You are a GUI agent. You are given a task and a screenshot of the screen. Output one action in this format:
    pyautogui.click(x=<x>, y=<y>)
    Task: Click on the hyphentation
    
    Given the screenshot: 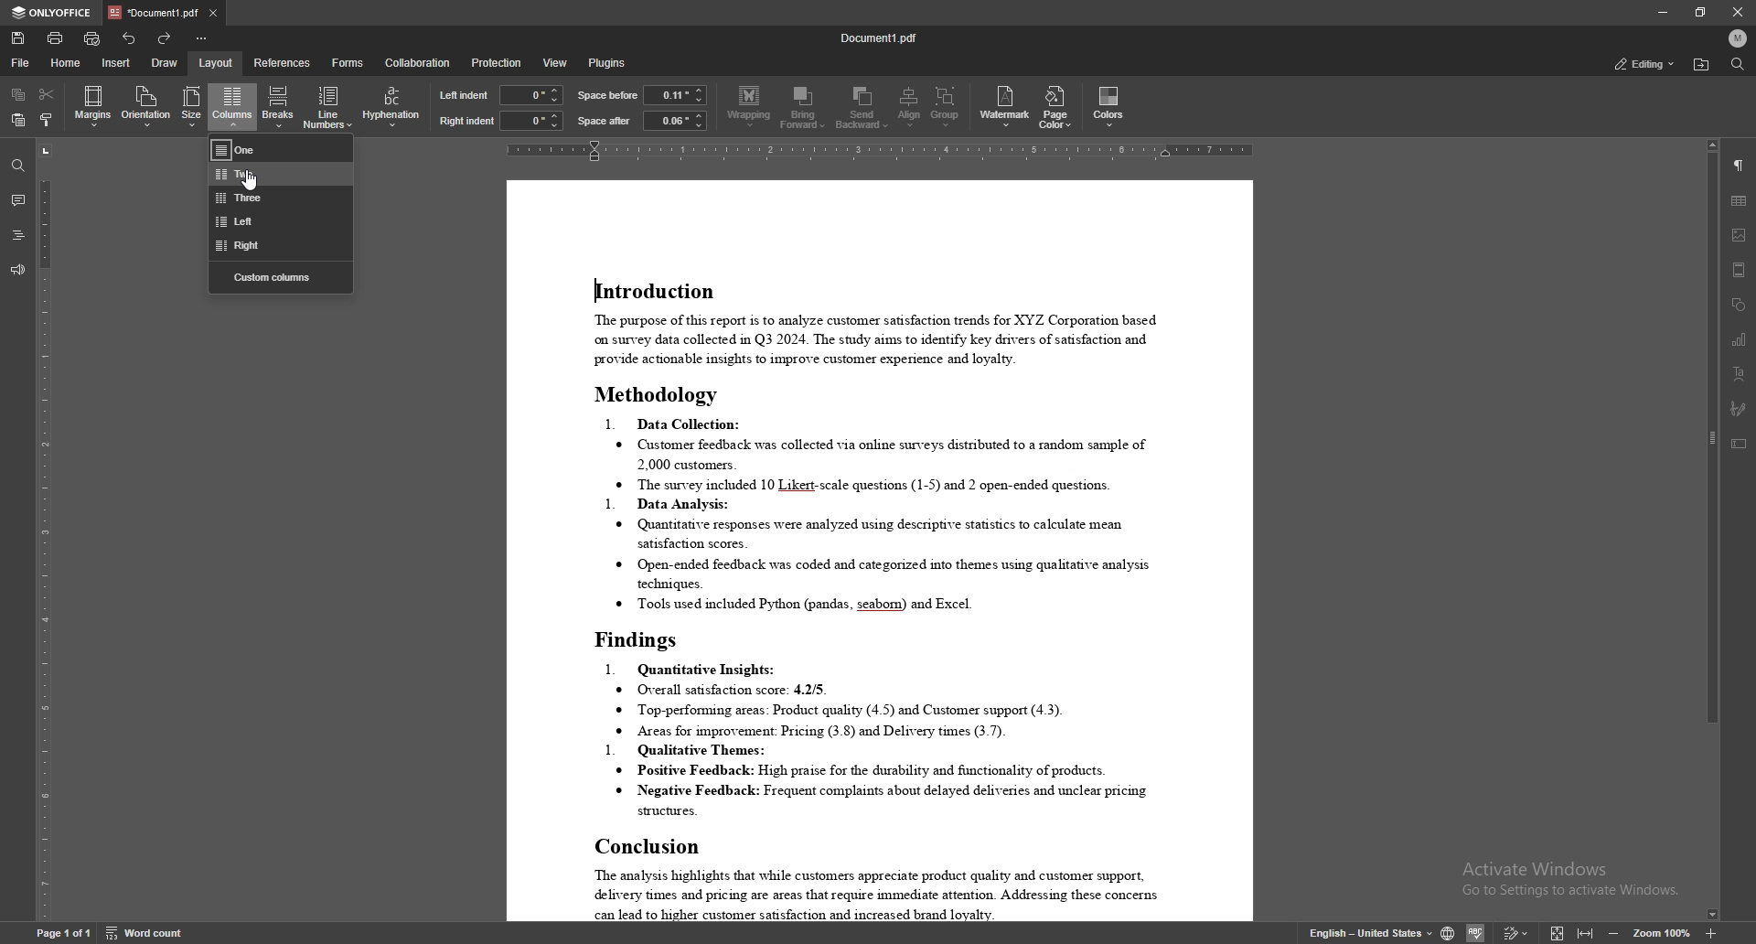 What is the action you would take?
    pyautogui.click(x=392, y=105)
    